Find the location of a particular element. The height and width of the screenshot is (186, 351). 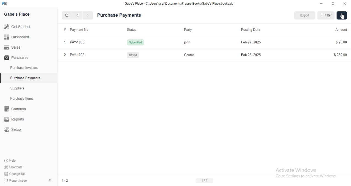

Setup is located at coordinates (17, 130).